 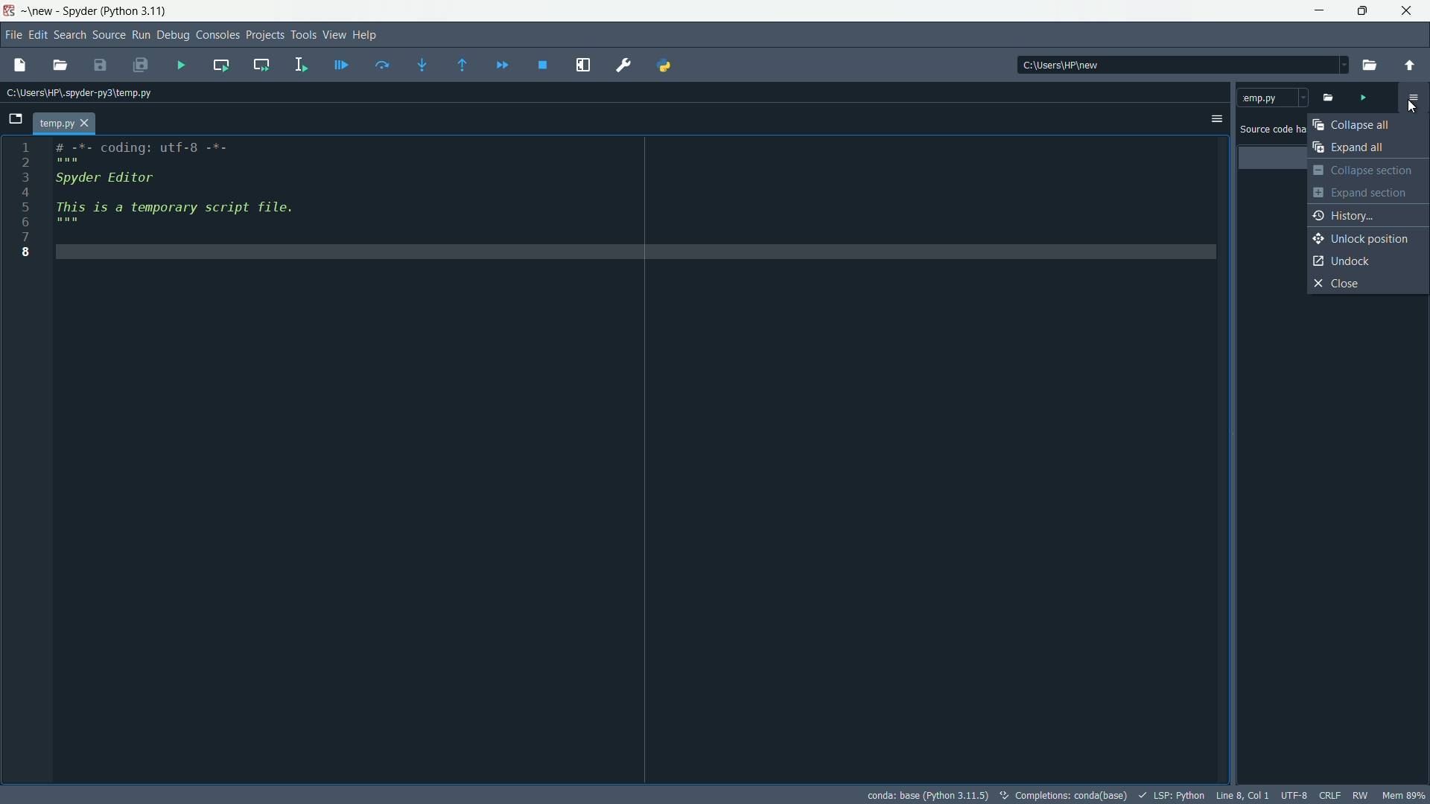 I want to click on consoles menu, so click(x=217, y=36).